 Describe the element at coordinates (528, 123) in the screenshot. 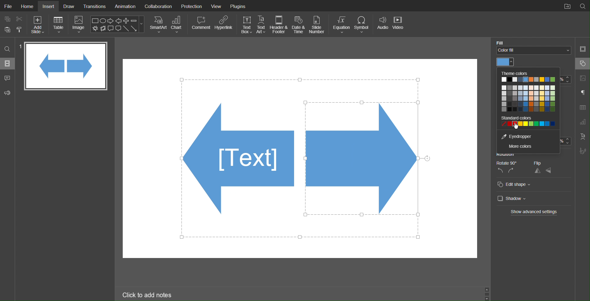

I see `Standard colors` at that location.